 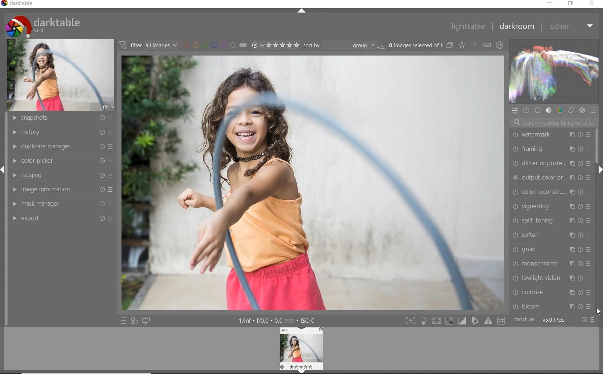 I want to click on module order, so click(x=541, y=320).